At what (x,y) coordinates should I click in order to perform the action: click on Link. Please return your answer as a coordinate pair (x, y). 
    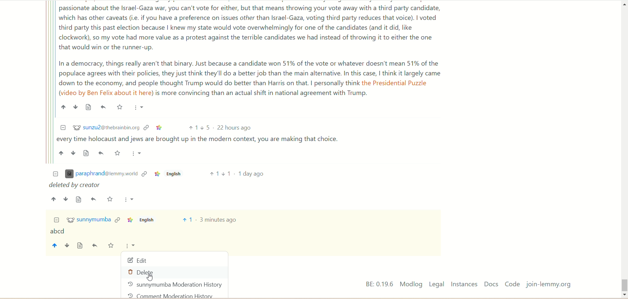
    Looking at the image, I should click on (160, 128).